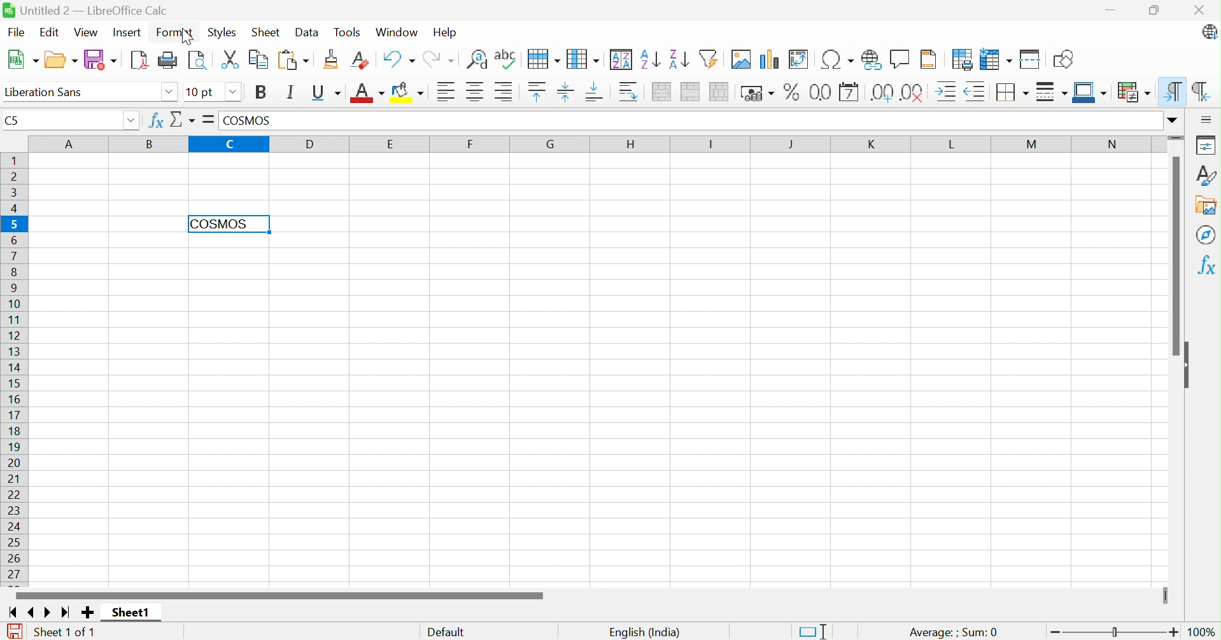 Image resolution: width=1221 pixels, height=640 pixels. What do you see at coordinates (332, 61) in the screenshot?
I see `Clone Formatting` at bounding box center [332, 61].